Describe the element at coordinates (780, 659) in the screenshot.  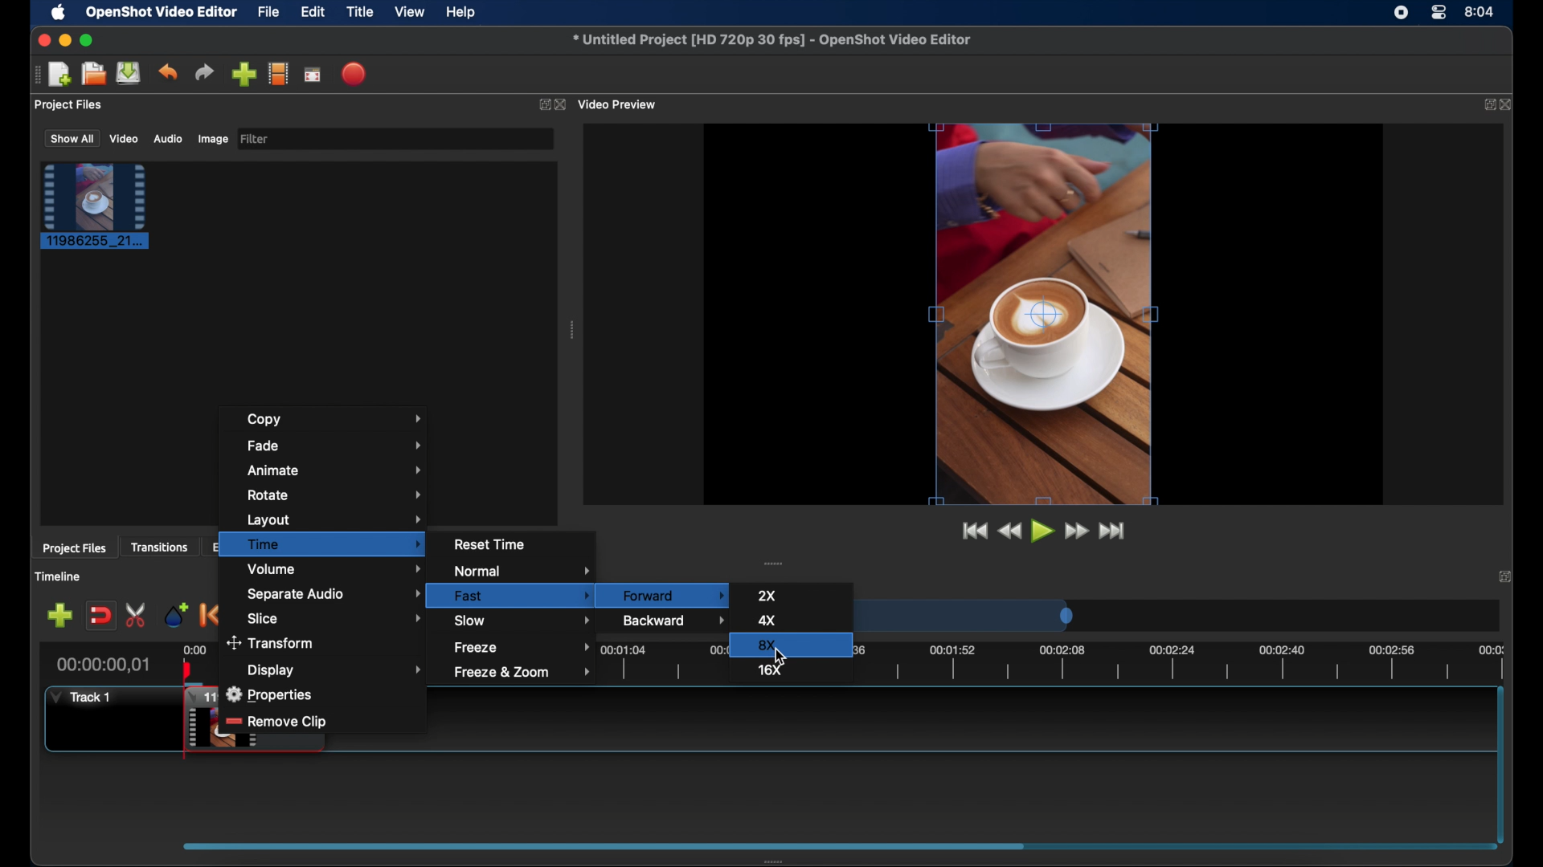
I see `cursor` at that location.